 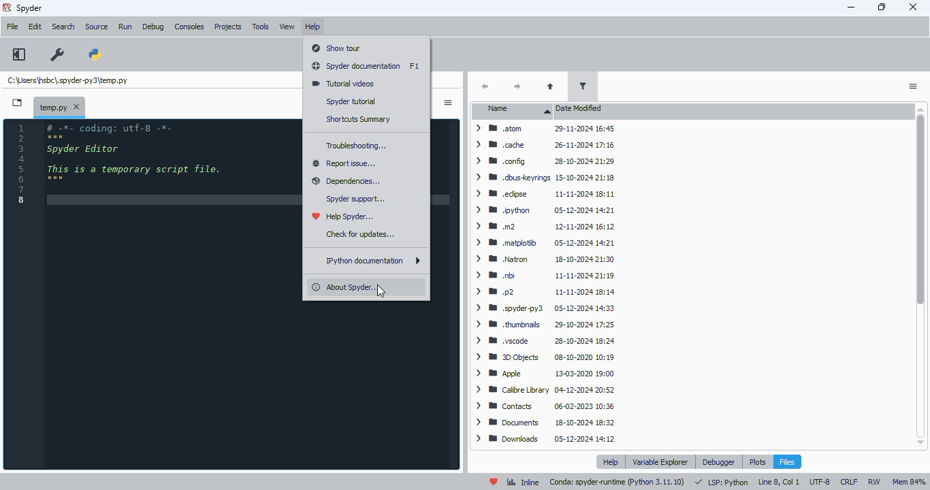 What do you see at coordinates (544, 390) in the screenshot?
I see `> WB Calibre Library 04-12-2024 20:52` at bounding box center [544, 390].